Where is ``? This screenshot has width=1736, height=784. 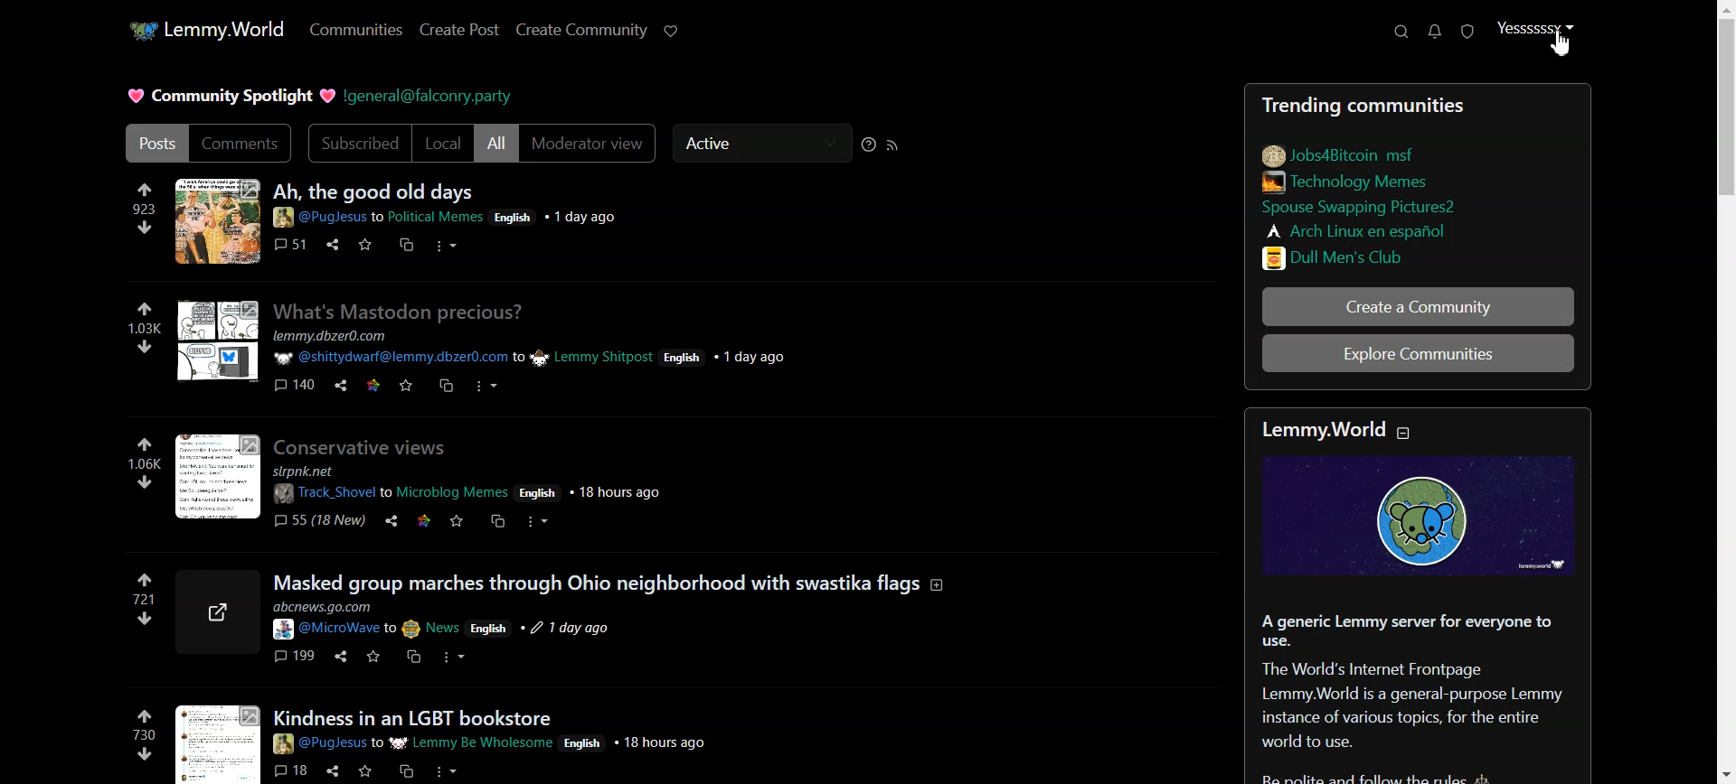
 is located at coordinates (218, 339).